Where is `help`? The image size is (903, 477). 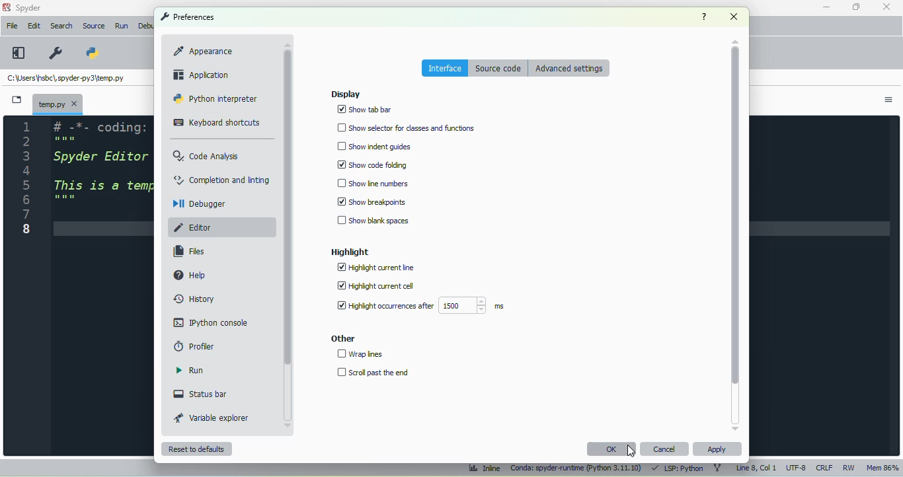
help is located at coordinates (191, 274).